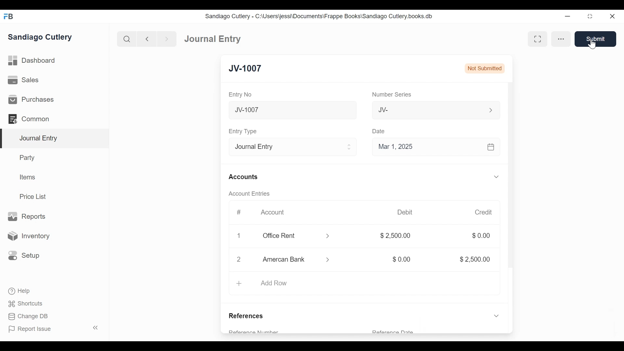 This screenshot has width=624, height=351. I want to click on Add Row, so click(364, 284).